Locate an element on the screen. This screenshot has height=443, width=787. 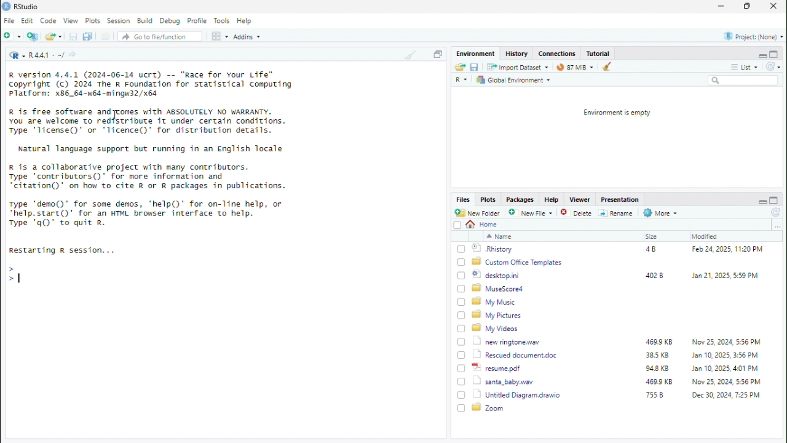
typing indicator is located at coordinates (22, 278).